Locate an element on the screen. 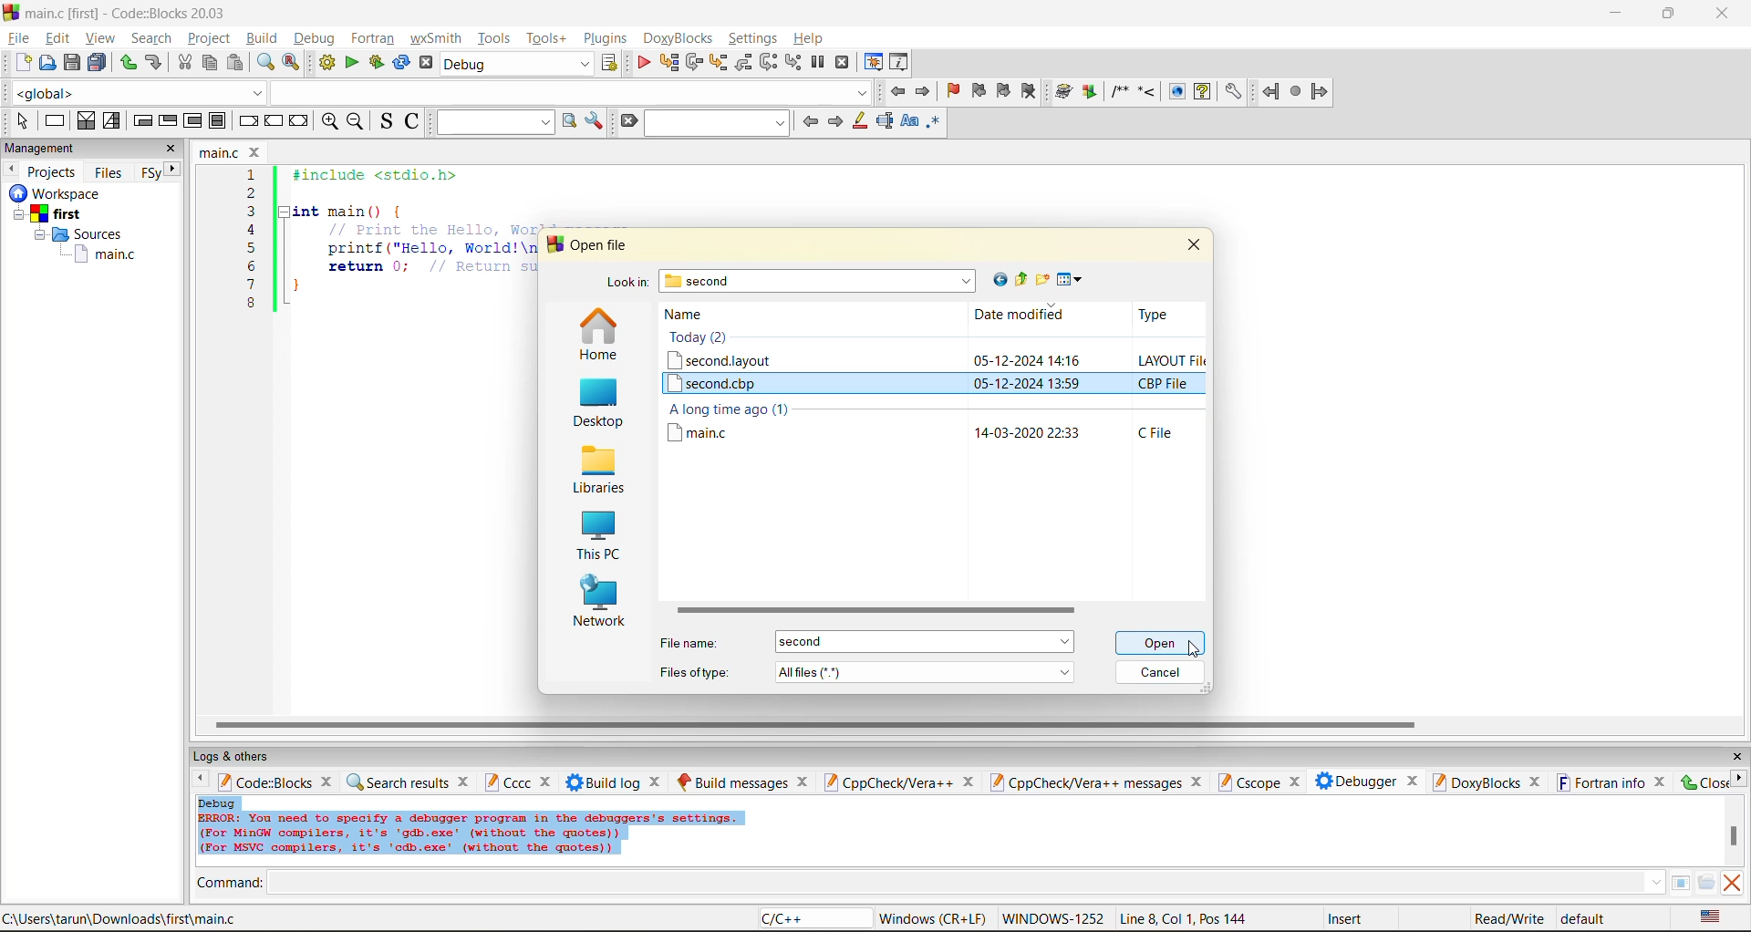 This screenshot has width=1751, height=932. build is located at coordinates (326, 63).